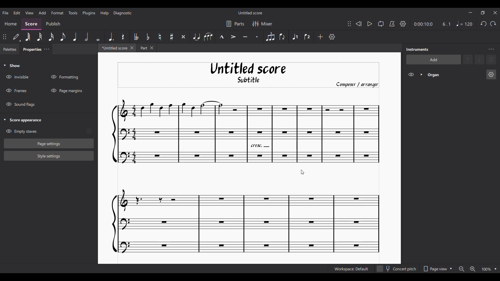 The width and height of the screenshot is (500, 281). What do you see at coordinates (51, 37) in the screenshot?
I see `16th note` at bounding box center [51, 37].